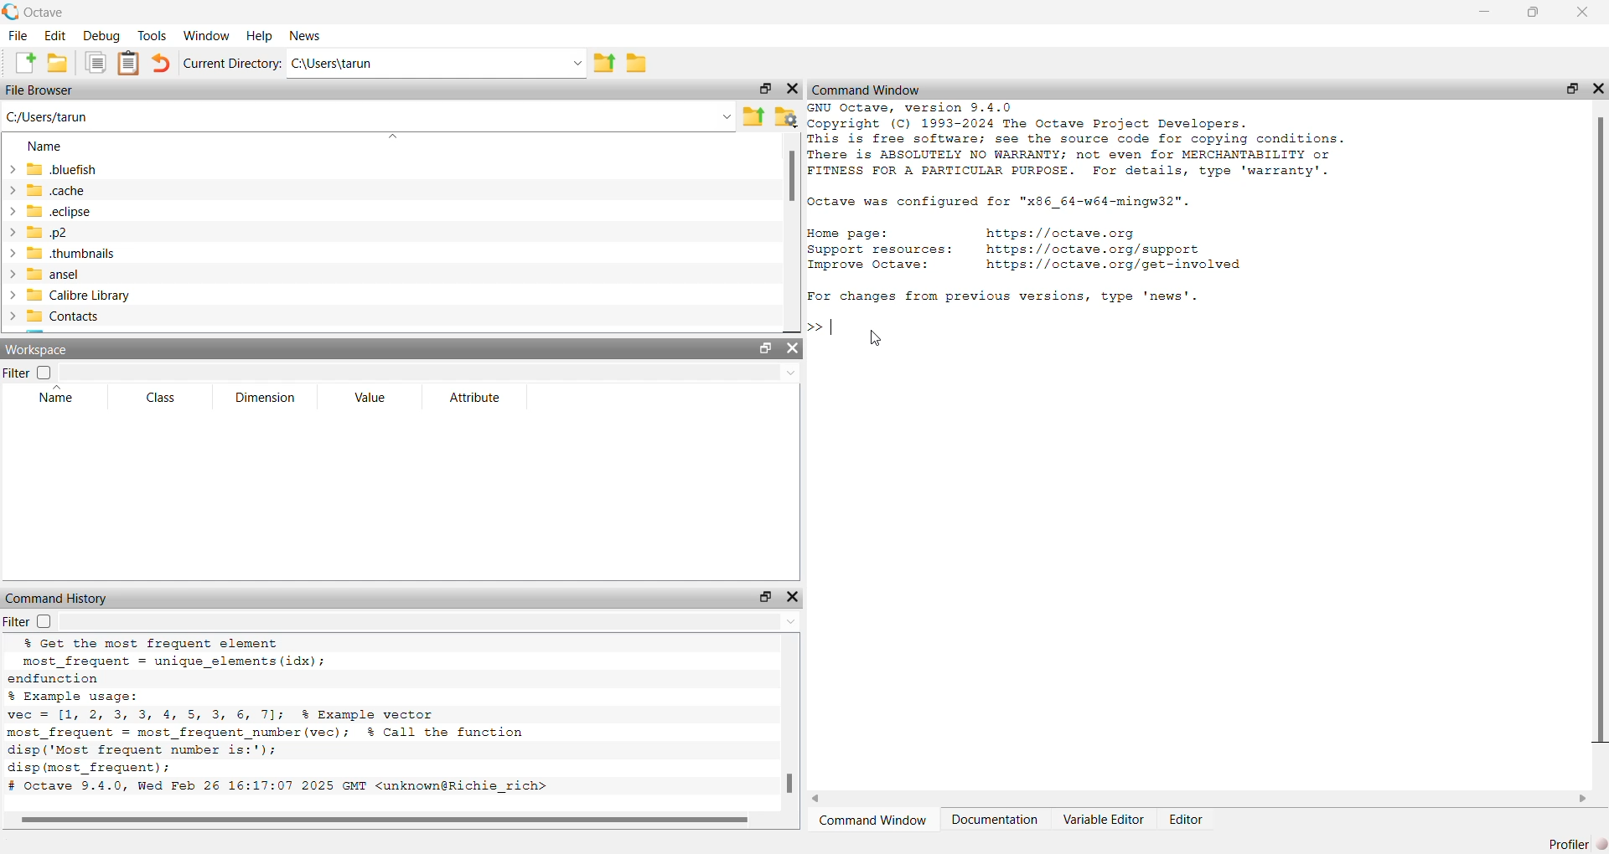 This screenshot has width=1609, height=854. I want to click on Name, so click(56, 396).